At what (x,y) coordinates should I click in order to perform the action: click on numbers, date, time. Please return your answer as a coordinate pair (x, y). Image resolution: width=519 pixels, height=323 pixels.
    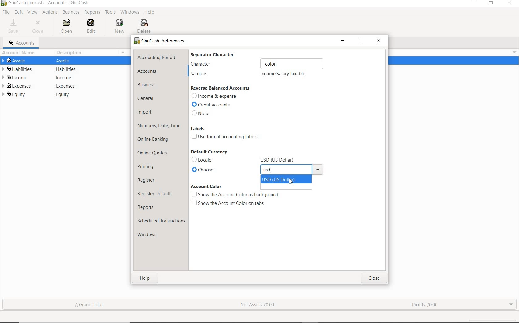
    Looking at the image, I should click on (159, 126).